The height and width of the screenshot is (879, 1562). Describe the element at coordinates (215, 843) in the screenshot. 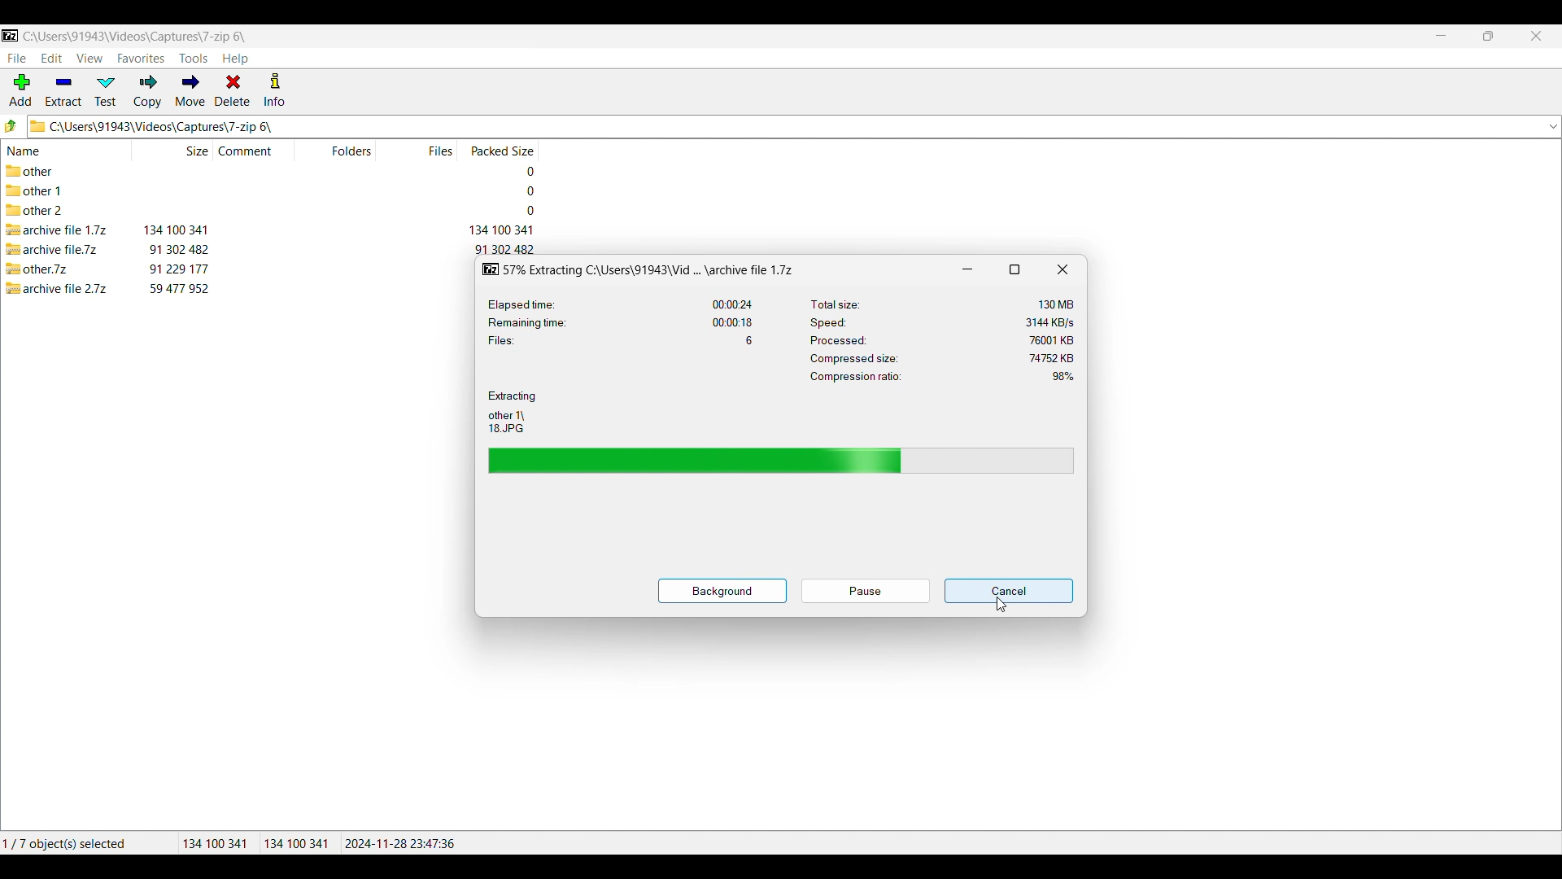

I see `134100 341` at that location.